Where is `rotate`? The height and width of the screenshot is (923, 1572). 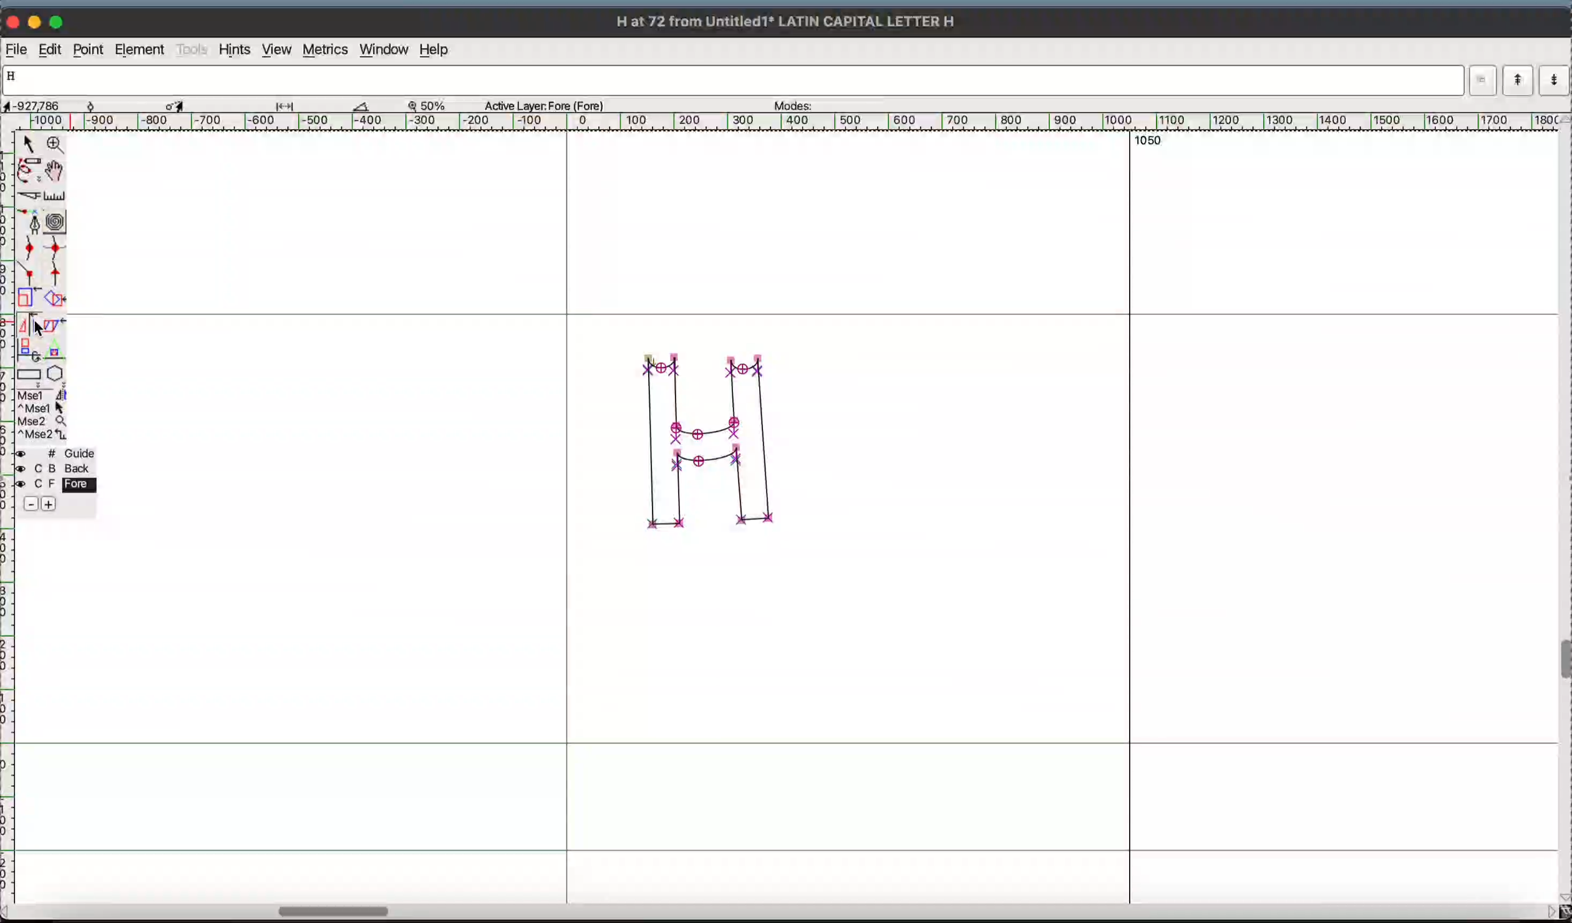 rotate is located at coordinates (56, 299).